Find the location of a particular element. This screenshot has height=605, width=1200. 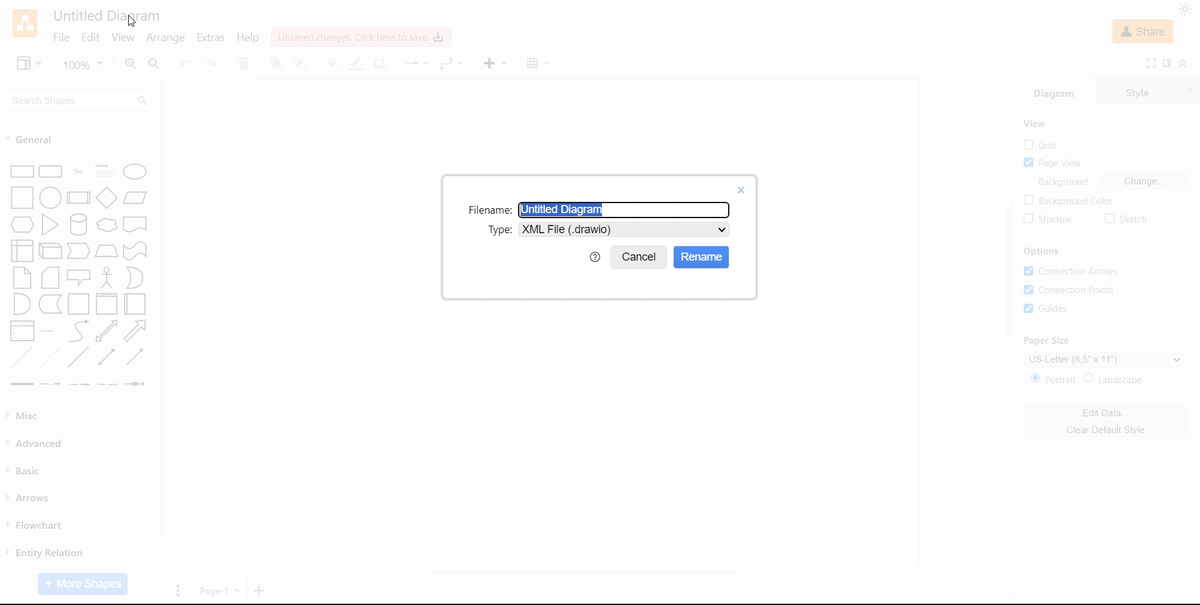

Zoom out  is located at coordinates (155, 64).